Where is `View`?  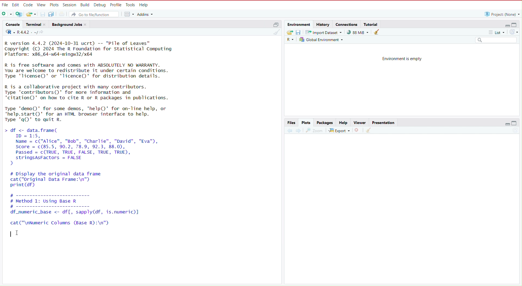 View is located at coordinates (42, 5).